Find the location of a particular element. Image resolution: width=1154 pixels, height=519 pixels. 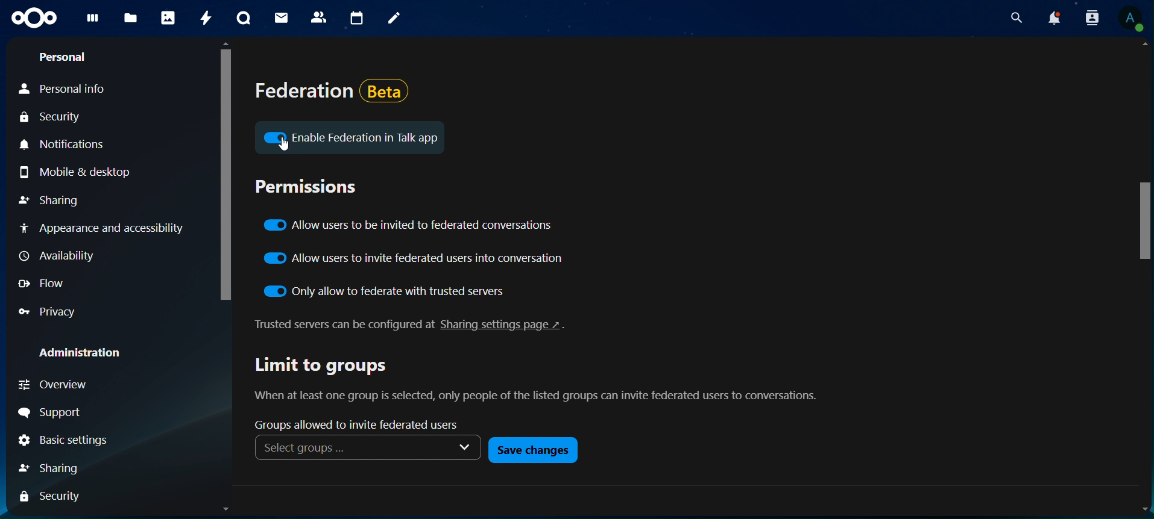

icon is located at coordinates (36, 19).